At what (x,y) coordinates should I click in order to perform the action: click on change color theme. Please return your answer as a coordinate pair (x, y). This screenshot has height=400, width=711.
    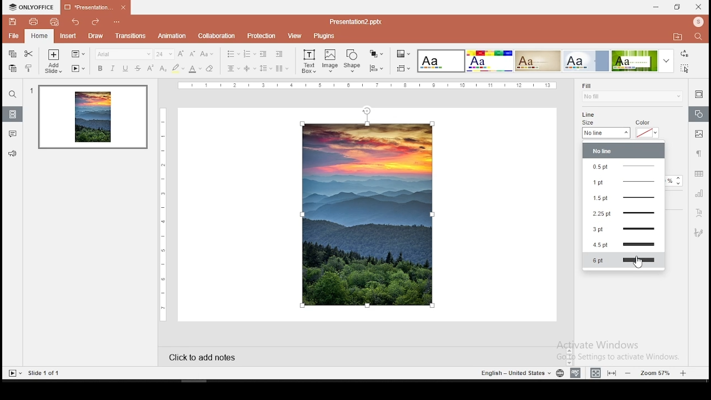
    Looking at the image, I should click on (403, 53).